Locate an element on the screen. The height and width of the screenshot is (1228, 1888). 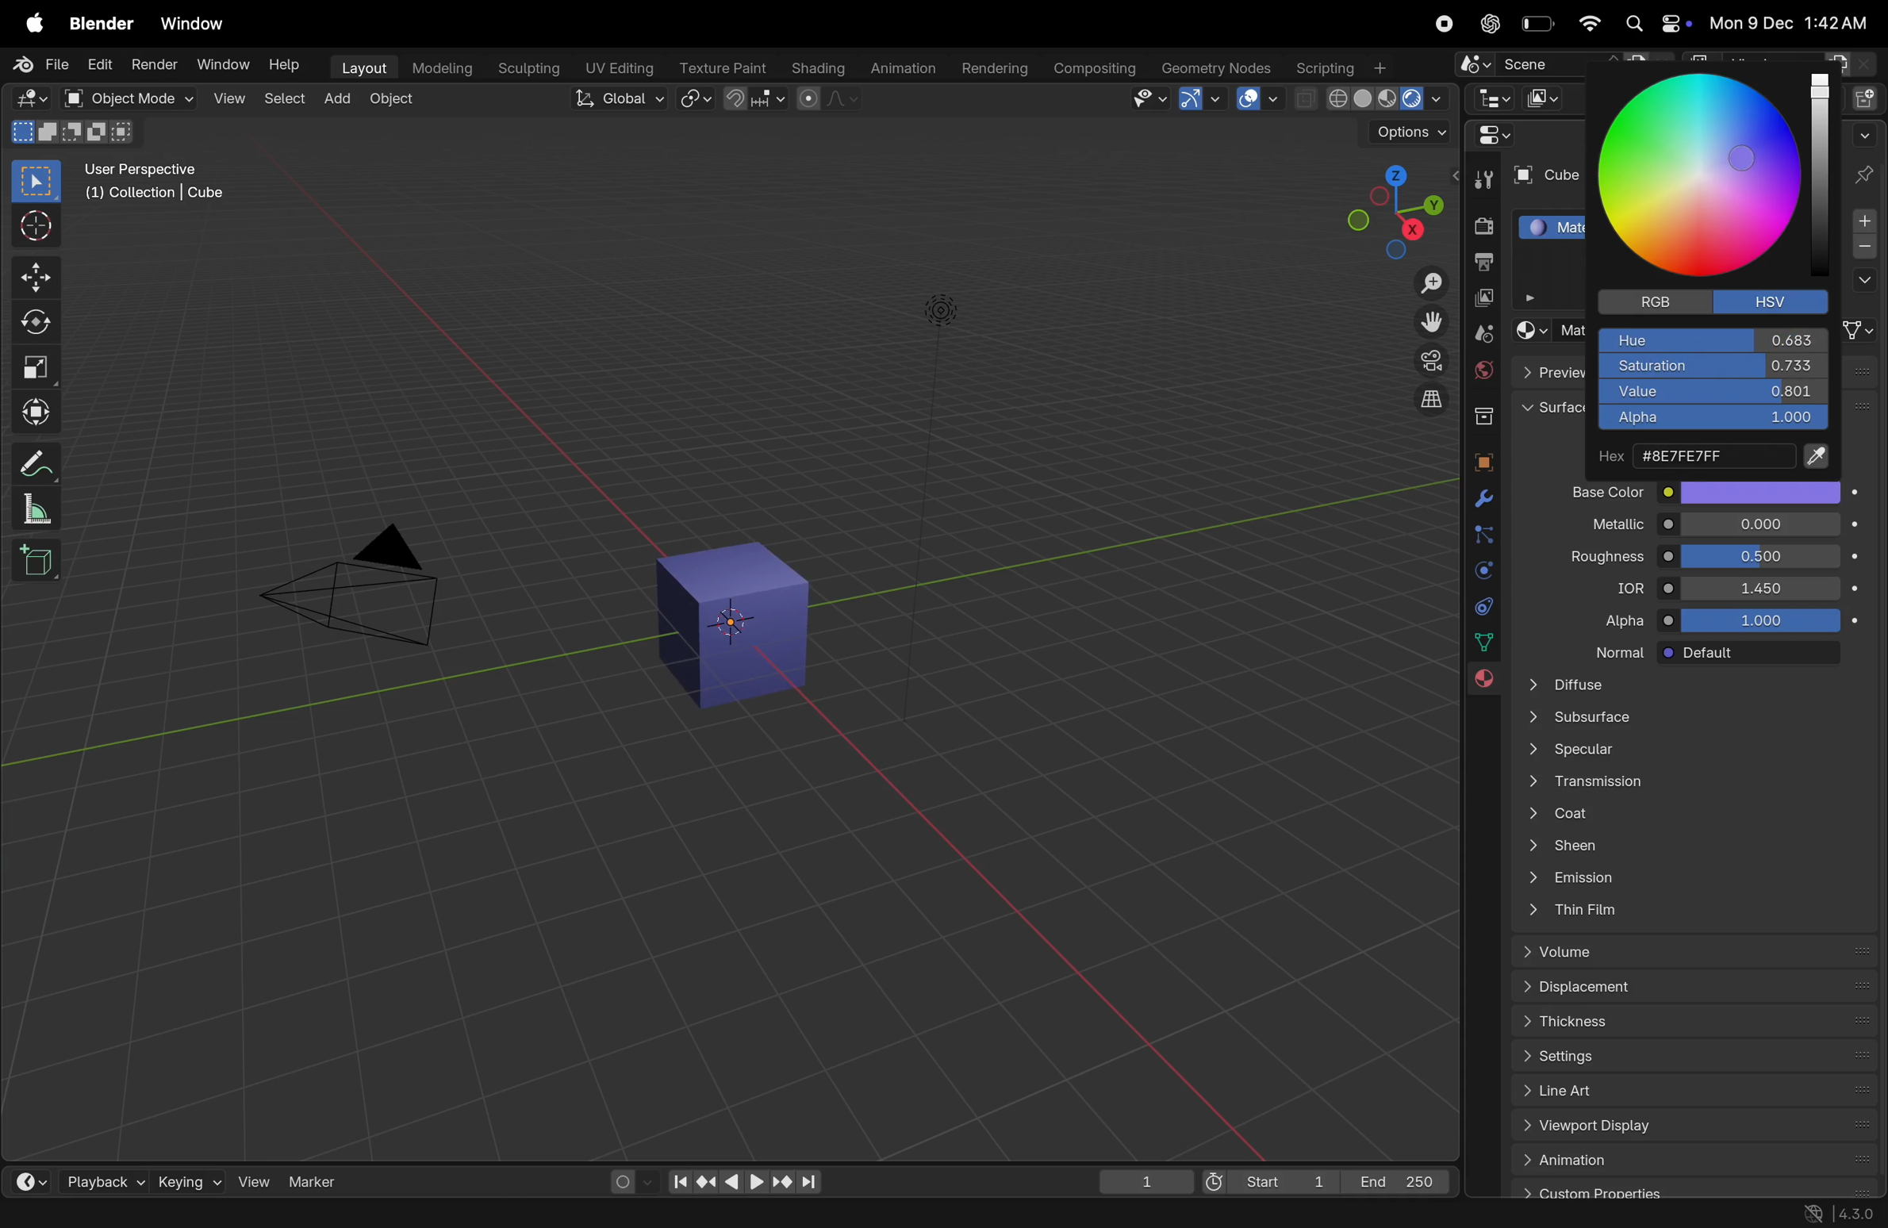
alpha is located at coordinates (1607, 621).